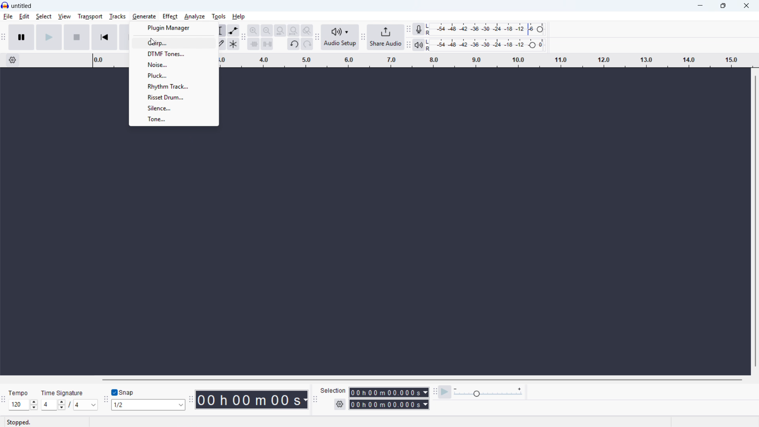 Image resolution: width=759 pixels, height=427 pixels. What do you see at coordinates (191, 400) in the screenshot?
I see `time toolbar ` at bounding box center [191, 400].